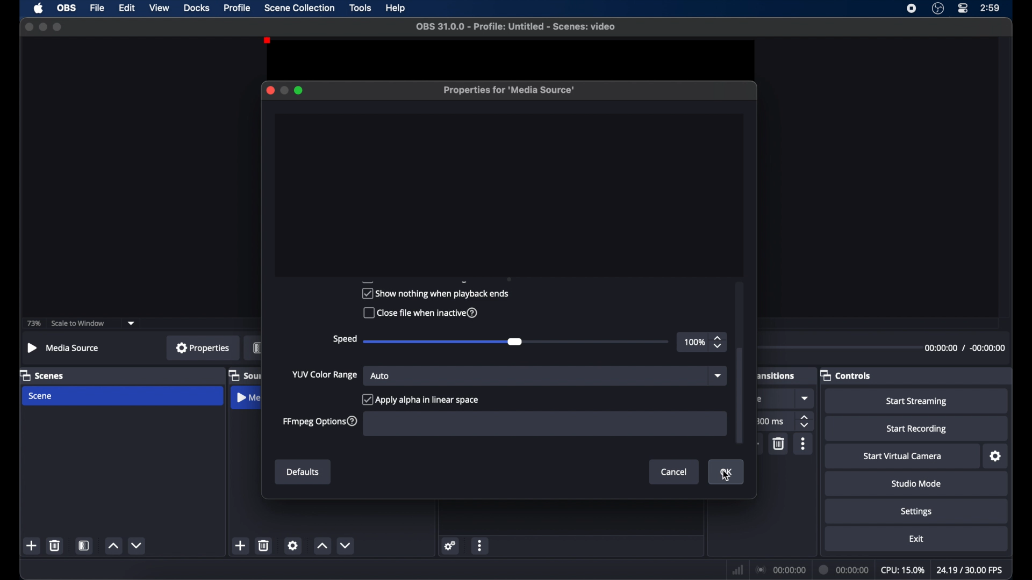 This screenshot has height=580, width=1032. I want to click on maximize, so click(58, 27).